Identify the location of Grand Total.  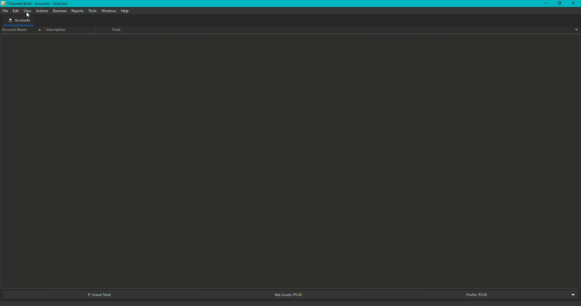
(97, 295).